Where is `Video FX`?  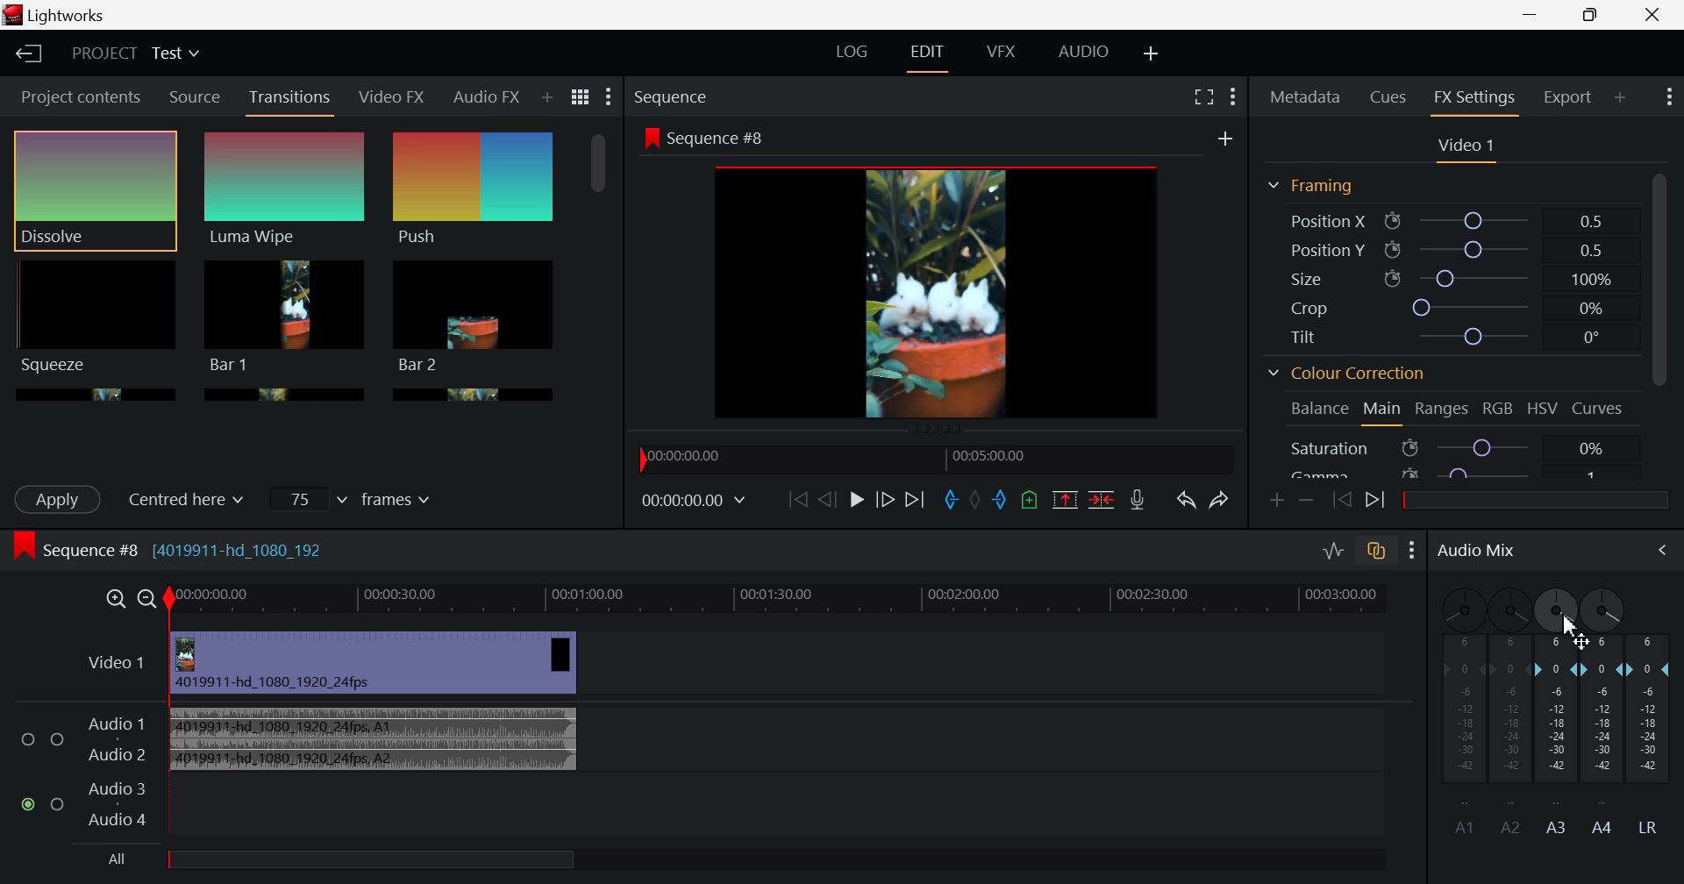
Video FX is located at coordinates (390, 99).